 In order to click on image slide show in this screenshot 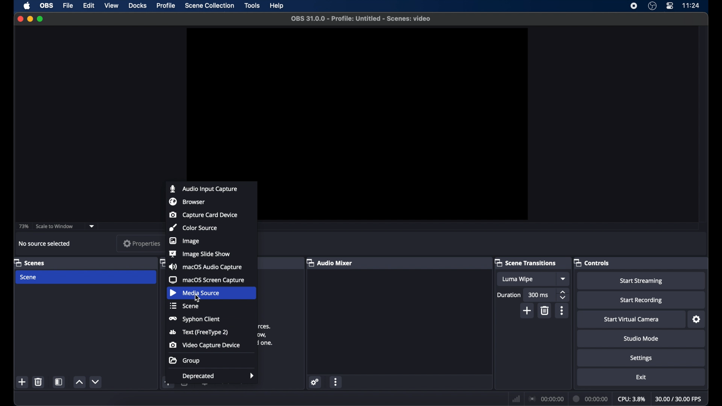, I will do `click(200, 254)`.